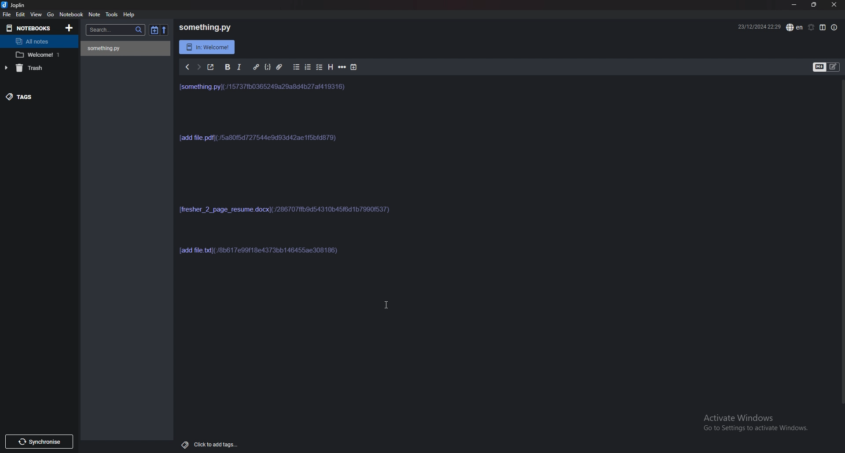 This screenshot has width=845, height=453. Describe the element at coordinates (827, 67) in the screenshot. I see `Toggle editor` at that location.